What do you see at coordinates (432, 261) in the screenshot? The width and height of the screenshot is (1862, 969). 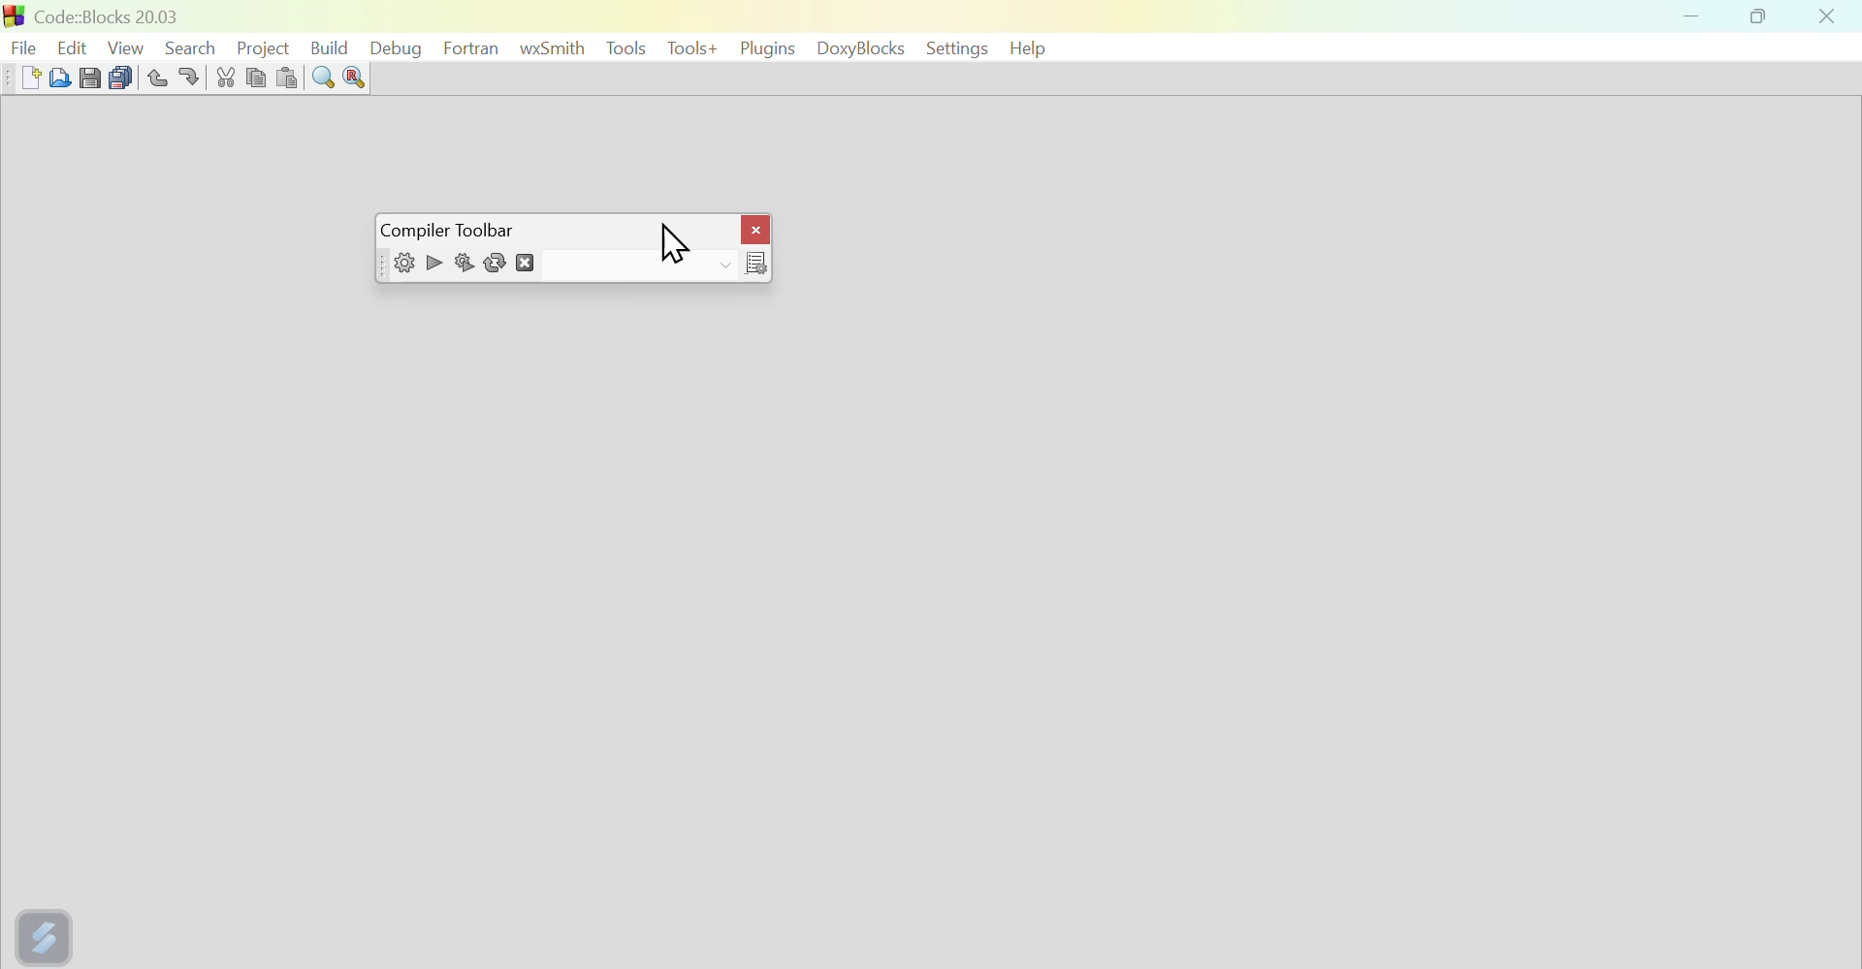 I see `Play` at bounding box center [432, 261].